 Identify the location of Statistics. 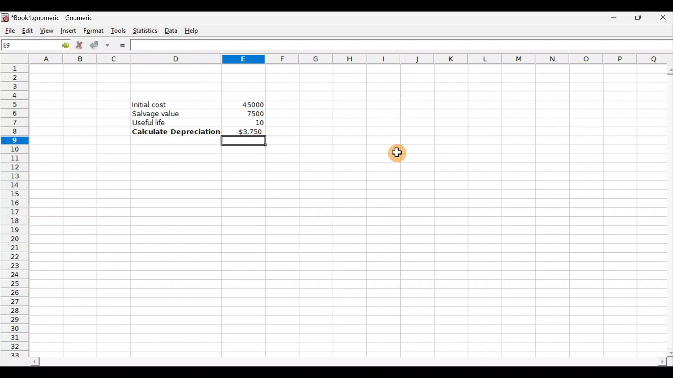
(145, 29).